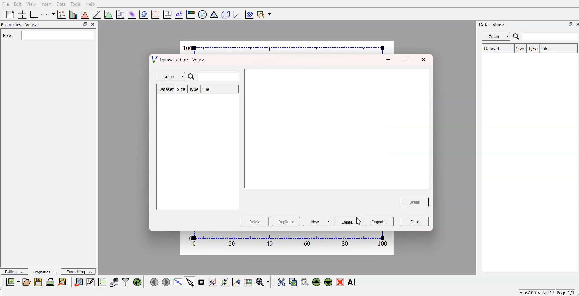 The image size is (579, 296). I want to click on File, so click(559, 48).